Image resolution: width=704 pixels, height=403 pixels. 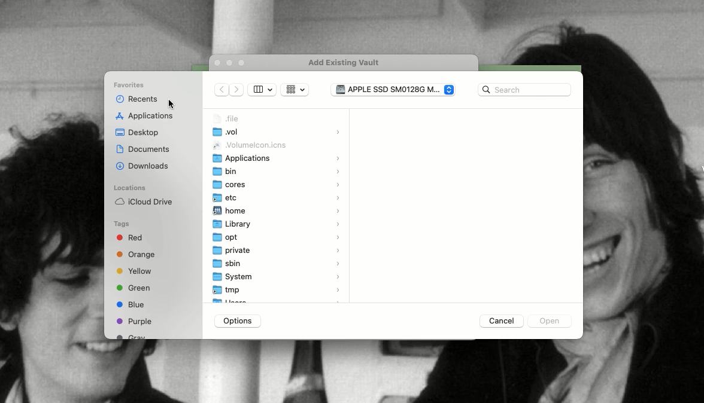 I want to click on .file, so click(x=229, y=118).